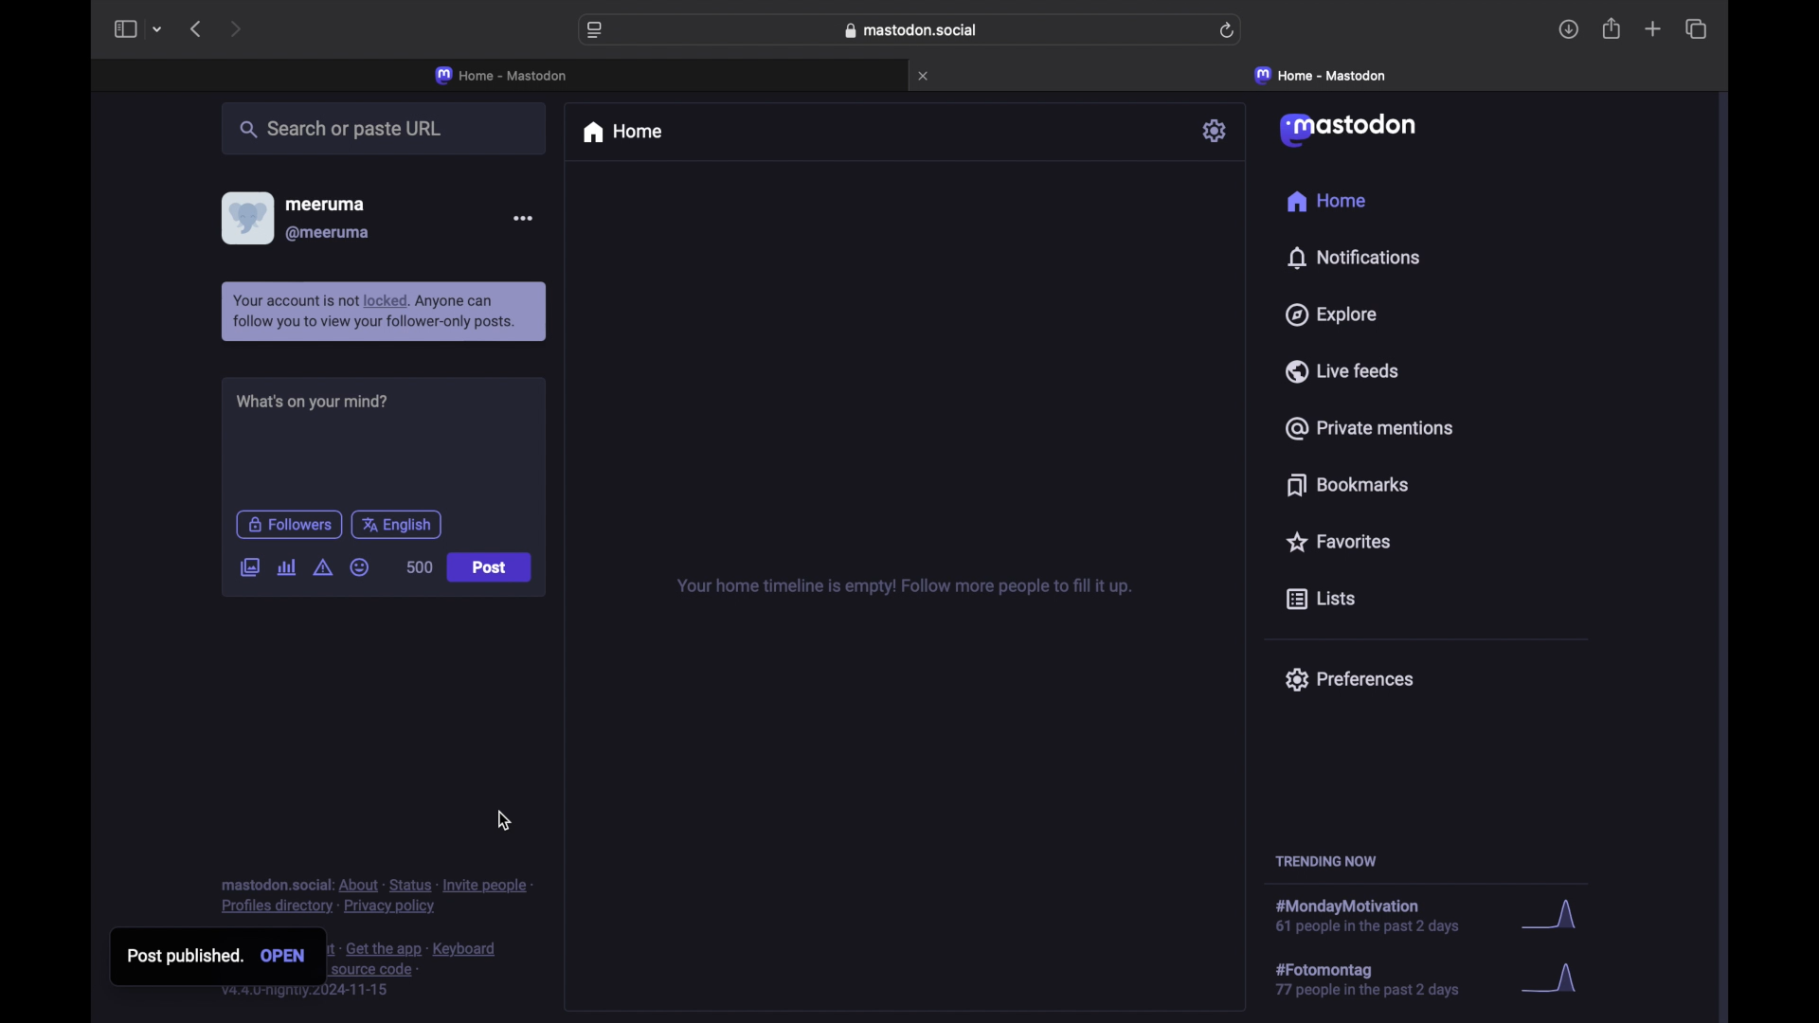 This screenshot has width=1819, height=1023. What do you see at coordinates (1342, 543) in the screenshot?
I see `favorites` at bounding box center [1342, 543].